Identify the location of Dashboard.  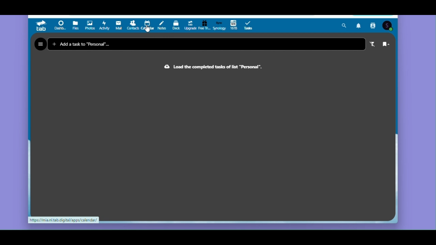
(61, 26).